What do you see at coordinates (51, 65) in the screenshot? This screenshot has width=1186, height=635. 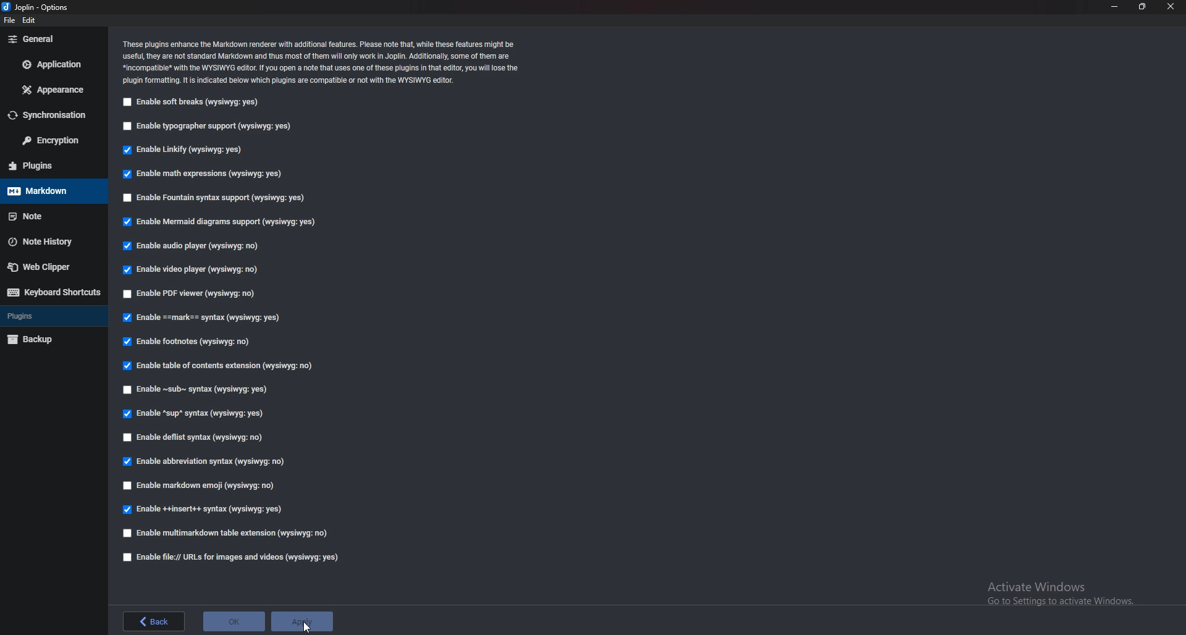 I see `Application` at bounding box center [51, 65].